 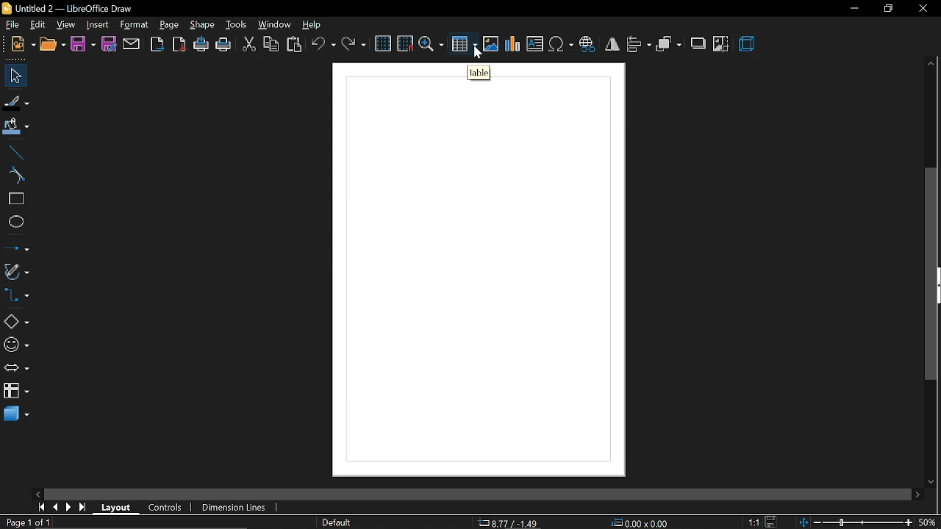 I want to click on help, so click(x=310, y=25).